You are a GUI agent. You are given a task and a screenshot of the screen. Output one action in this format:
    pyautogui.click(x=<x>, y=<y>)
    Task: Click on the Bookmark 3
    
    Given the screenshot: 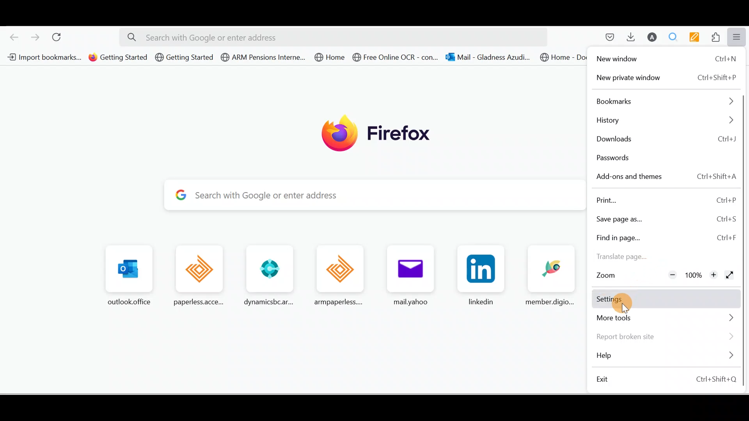 What is the action you would take?
    pyautogui.click(x=185, y=58)
    